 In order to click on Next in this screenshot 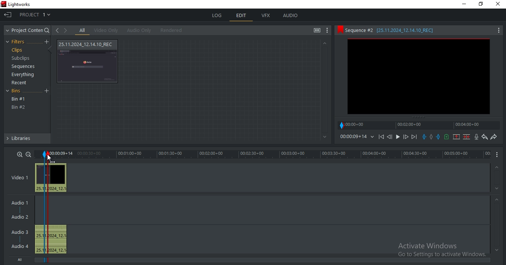, I will do `click(415, 137)`.